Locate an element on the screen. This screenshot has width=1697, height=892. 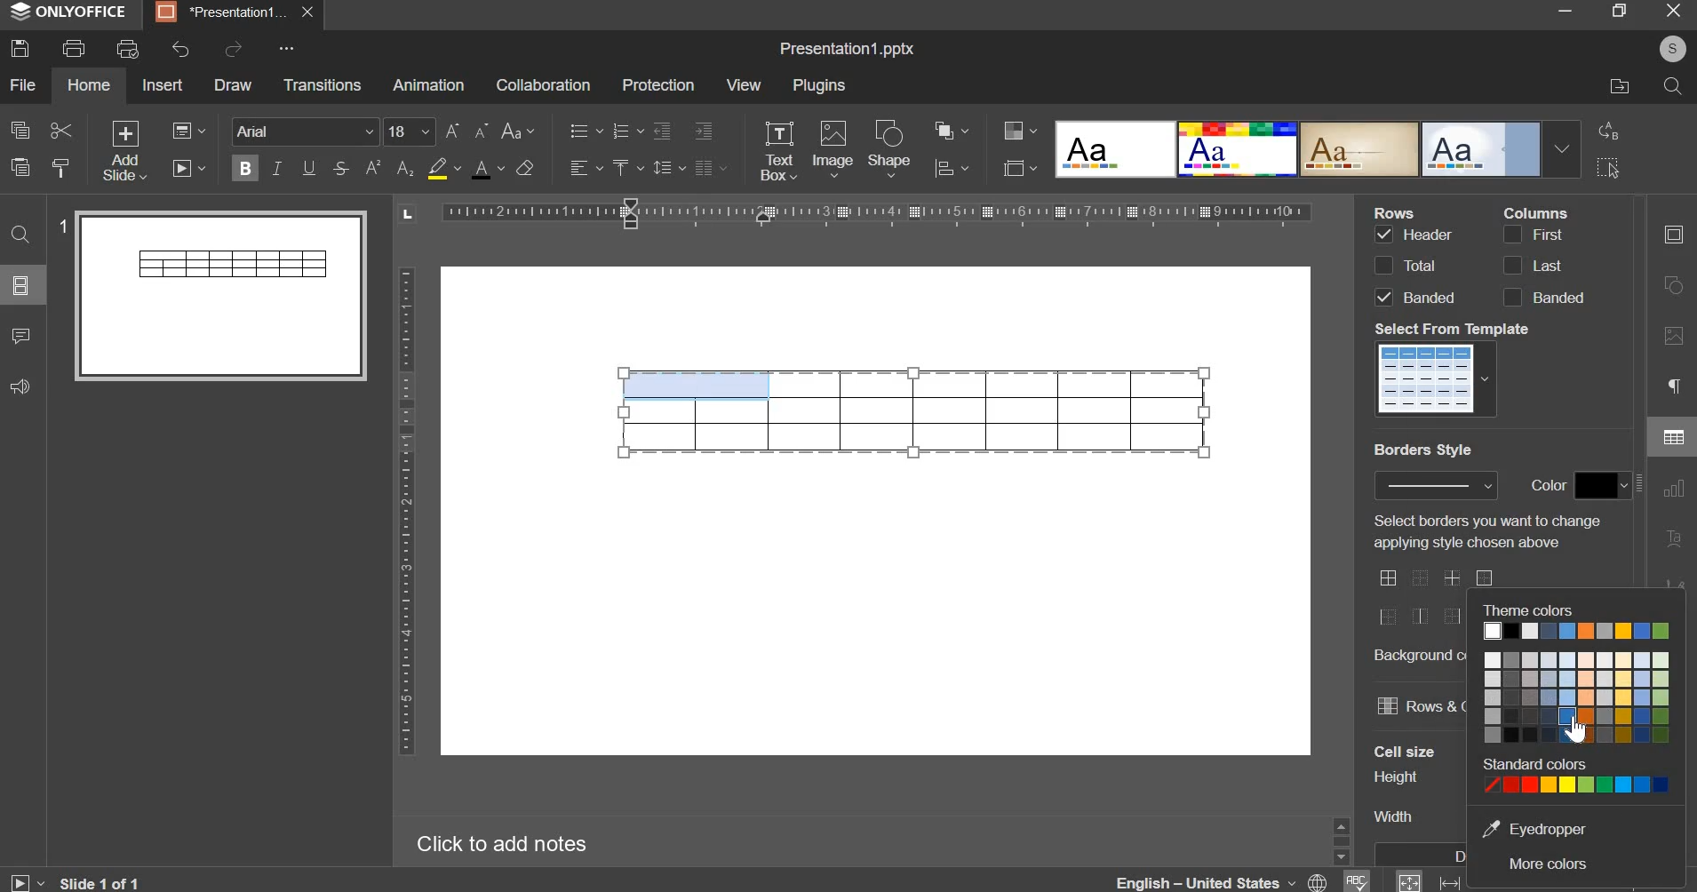
shape is located at coordinates (891, 148).